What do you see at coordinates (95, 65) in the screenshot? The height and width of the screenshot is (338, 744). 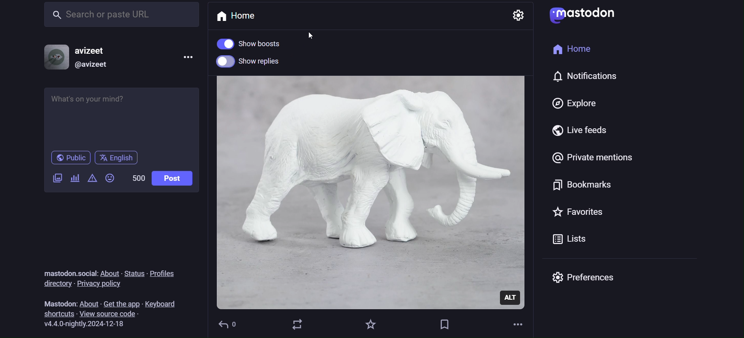 I see `@username` at bounding box center [95, 65].